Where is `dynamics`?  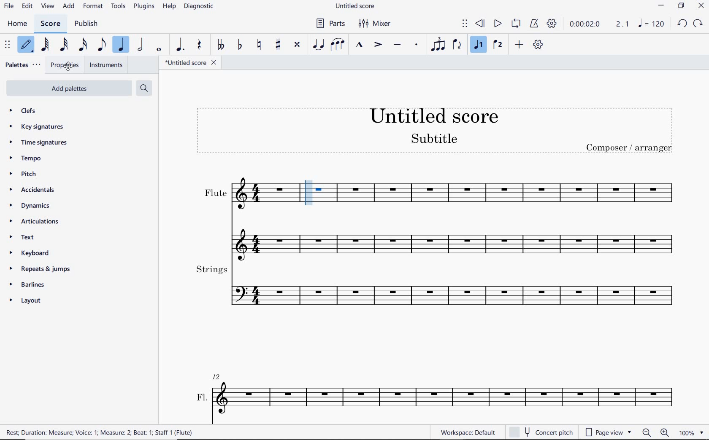
dynamics is located at coordinates (30, 206).